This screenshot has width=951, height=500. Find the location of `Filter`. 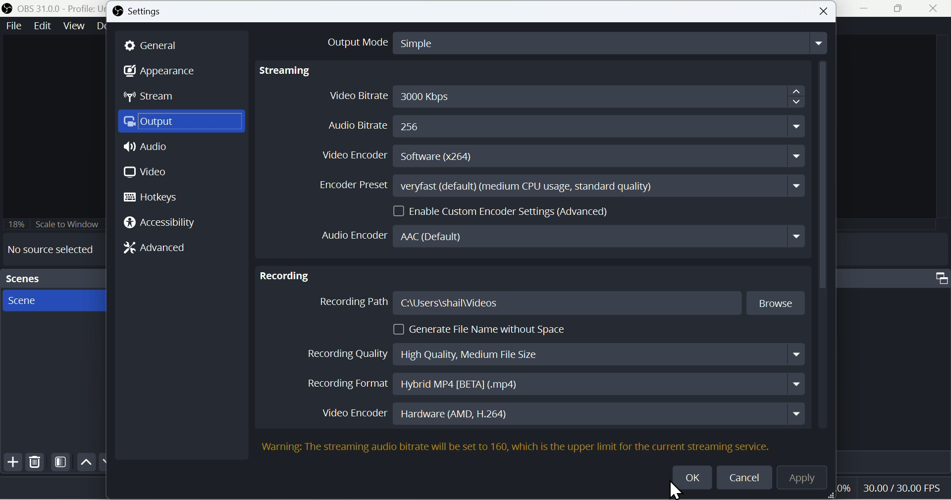

Filter is located at coordinates (61, 464).